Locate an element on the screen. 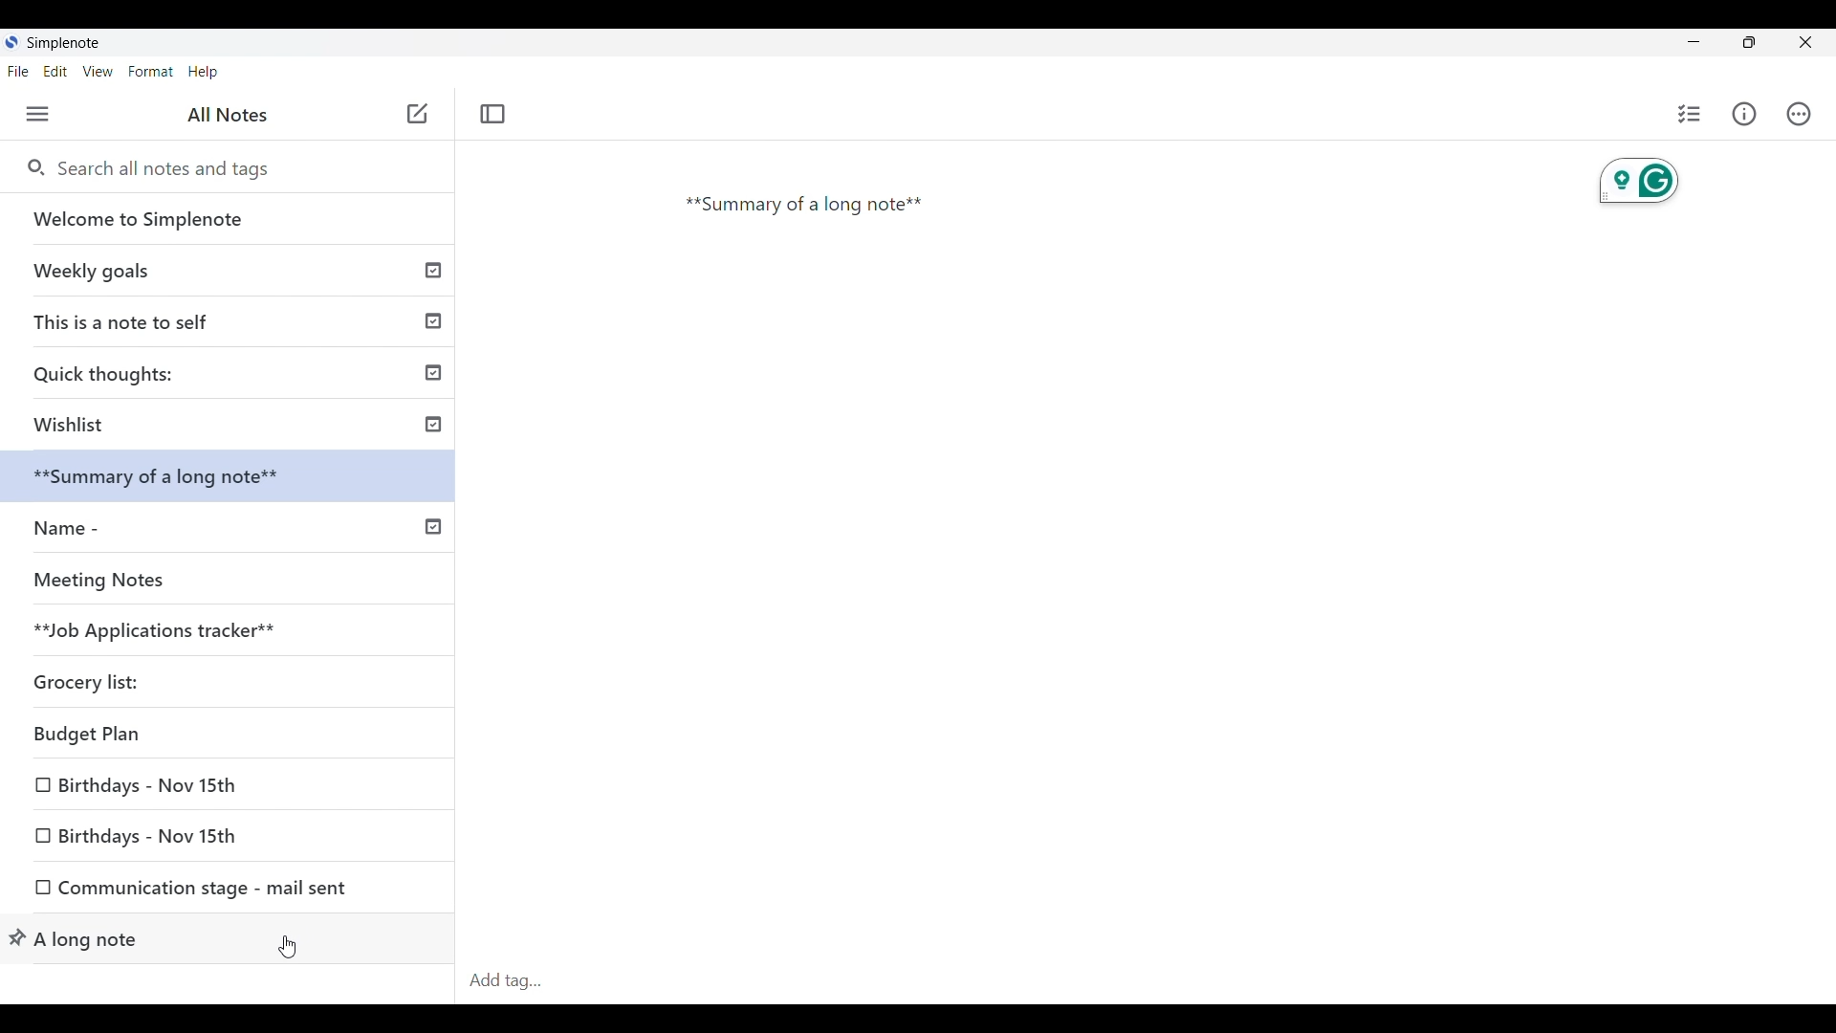 This screenshot has width=1836, height=1033. Close interface is located at coordinates (1804, 42).